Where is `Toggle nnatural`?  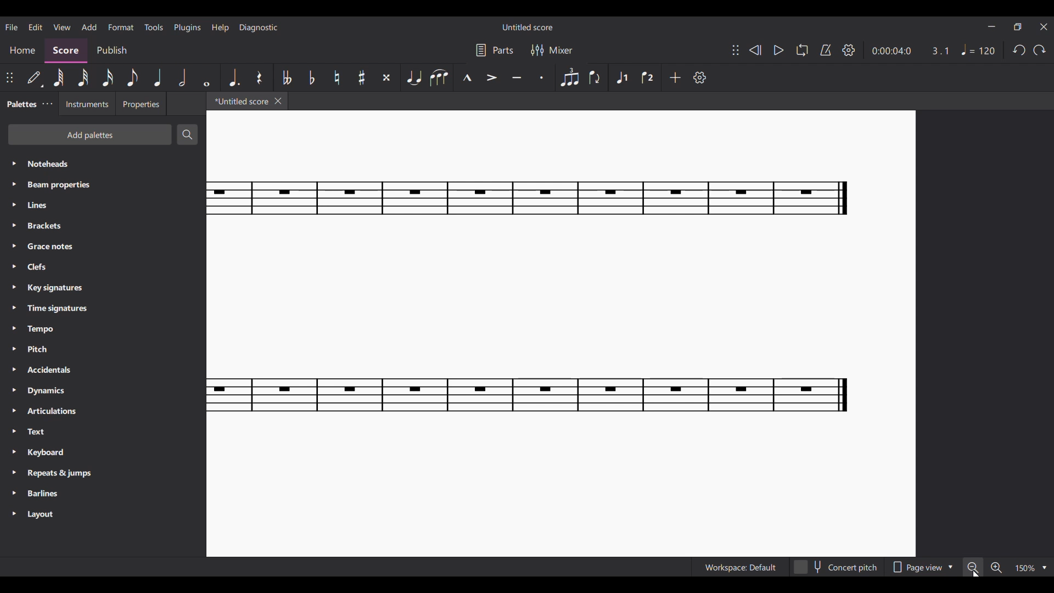 Toggle nnatural is located at coordinates (337, 77).